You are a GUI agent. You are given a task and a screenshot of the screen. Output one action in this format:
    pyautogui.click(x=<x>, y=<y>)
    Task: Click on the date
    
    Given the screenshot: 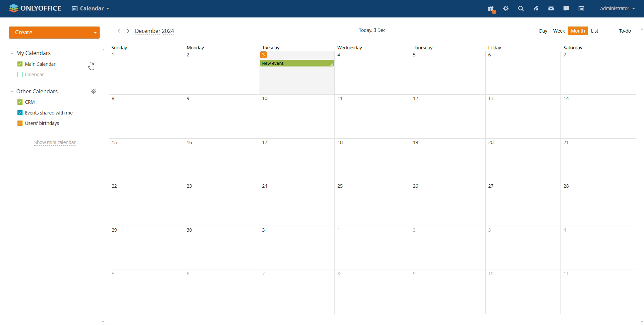 What is the action you would take?
    pyautogui.click(x=523, y=161)
    